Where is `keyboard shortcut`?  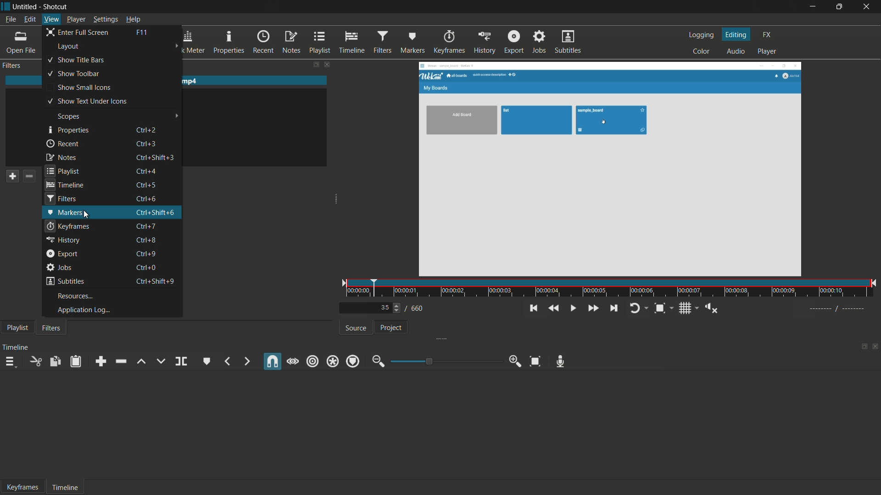
keyboard shortcut is located at coordinates (145, 198).